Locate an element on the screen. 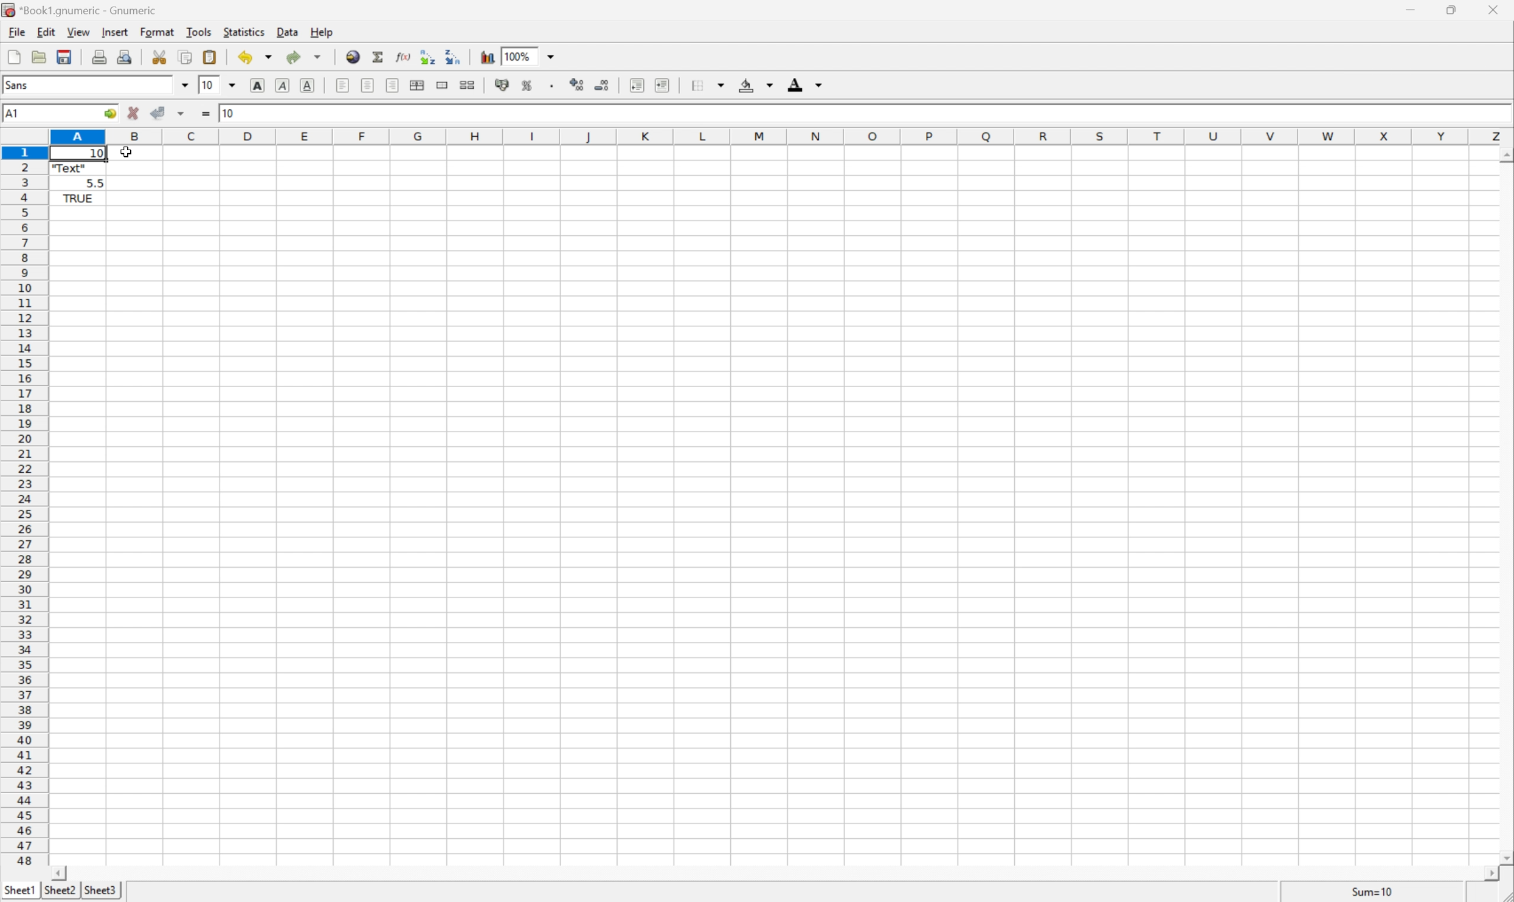  Undo is located at coordinates (255, 55).